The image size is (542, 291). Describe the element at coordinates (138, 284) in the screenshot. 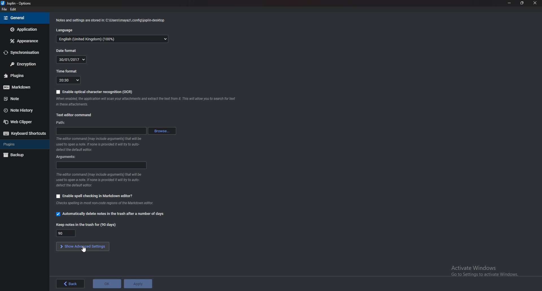

I see `Apply` at that location.